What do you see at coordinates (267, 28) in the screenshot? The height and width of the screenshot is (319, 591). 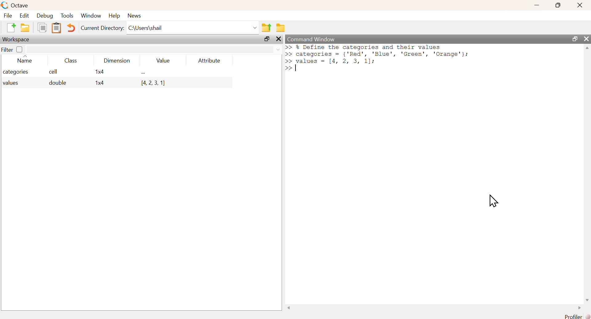 I see `Previous Folder` at bounding box center [267, 28].